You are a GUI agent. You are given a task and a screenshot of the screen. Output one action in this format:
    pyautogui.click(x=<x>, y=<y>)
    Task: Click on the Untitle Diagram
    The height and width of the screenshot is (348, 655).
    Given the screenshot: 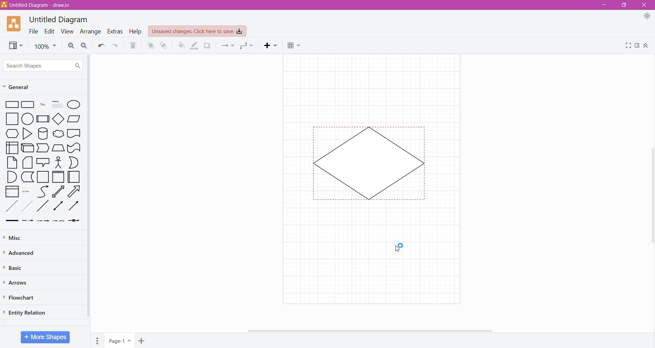 What is the action you would take?
    pyautogui.click(x=60, y=20)
    